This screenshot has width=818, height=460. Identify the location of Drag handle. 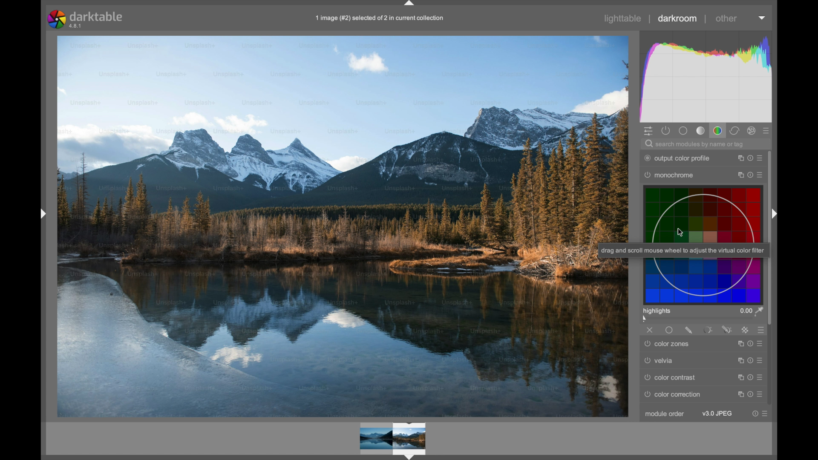
(43, 213).